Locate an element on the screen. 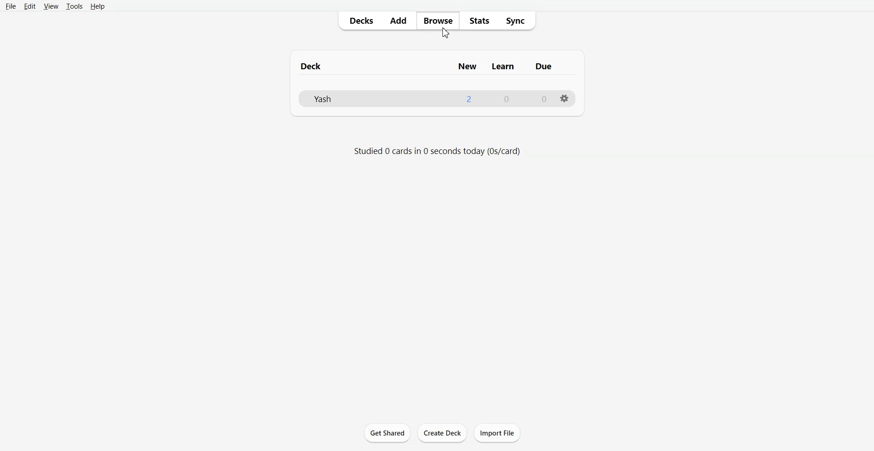 The height and width of the screenshot is (451, 874). Sync is located at coordinates (518, 20).